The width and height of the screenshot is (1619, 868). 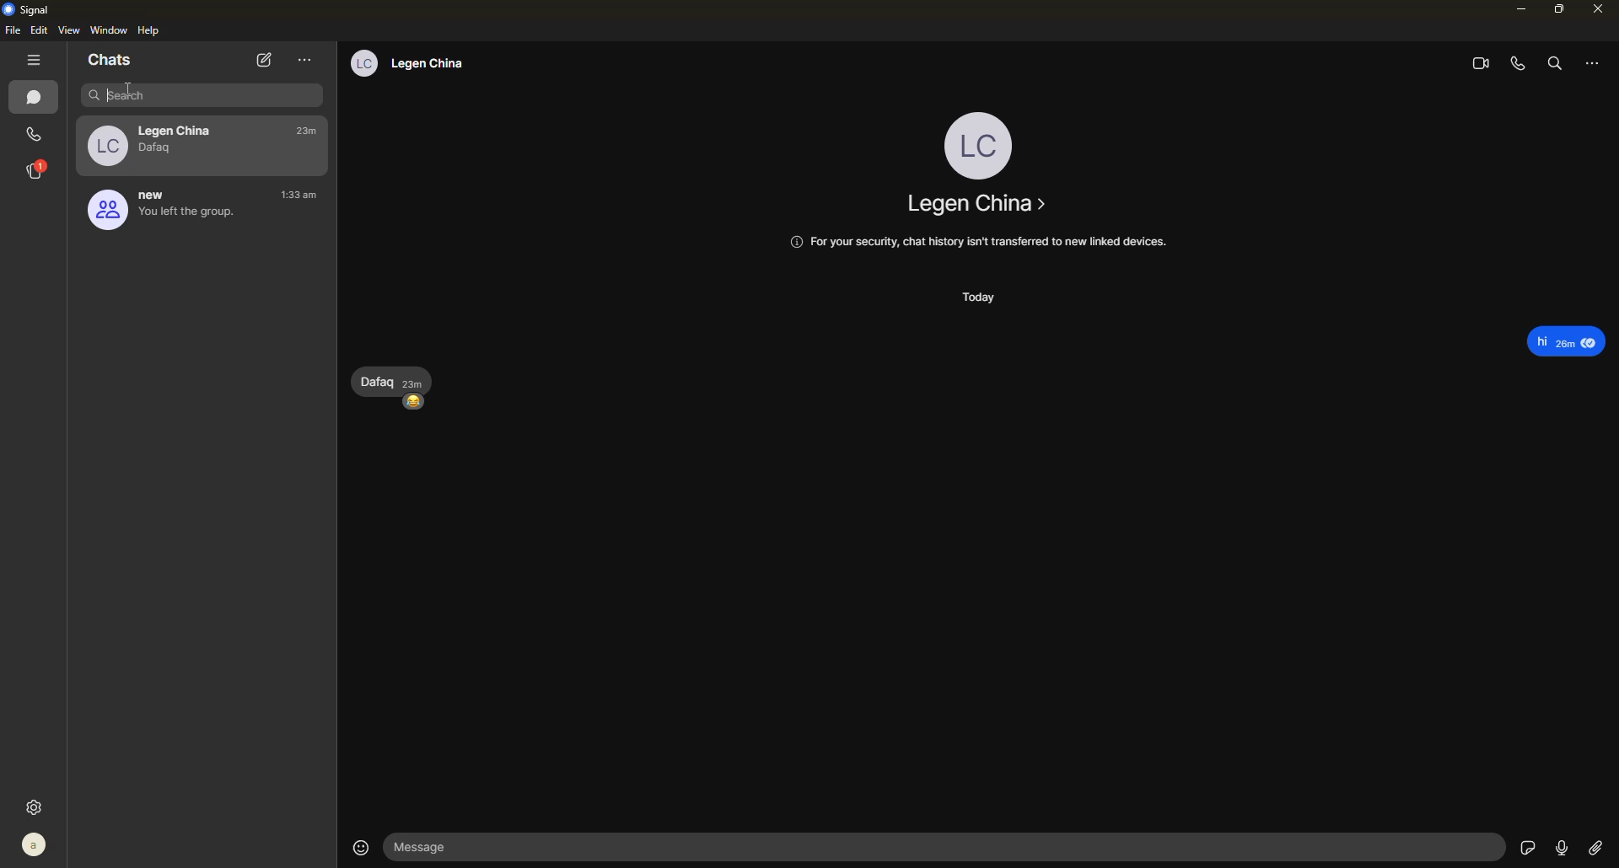 I want to click on cursor, so click(x=105, y=98).